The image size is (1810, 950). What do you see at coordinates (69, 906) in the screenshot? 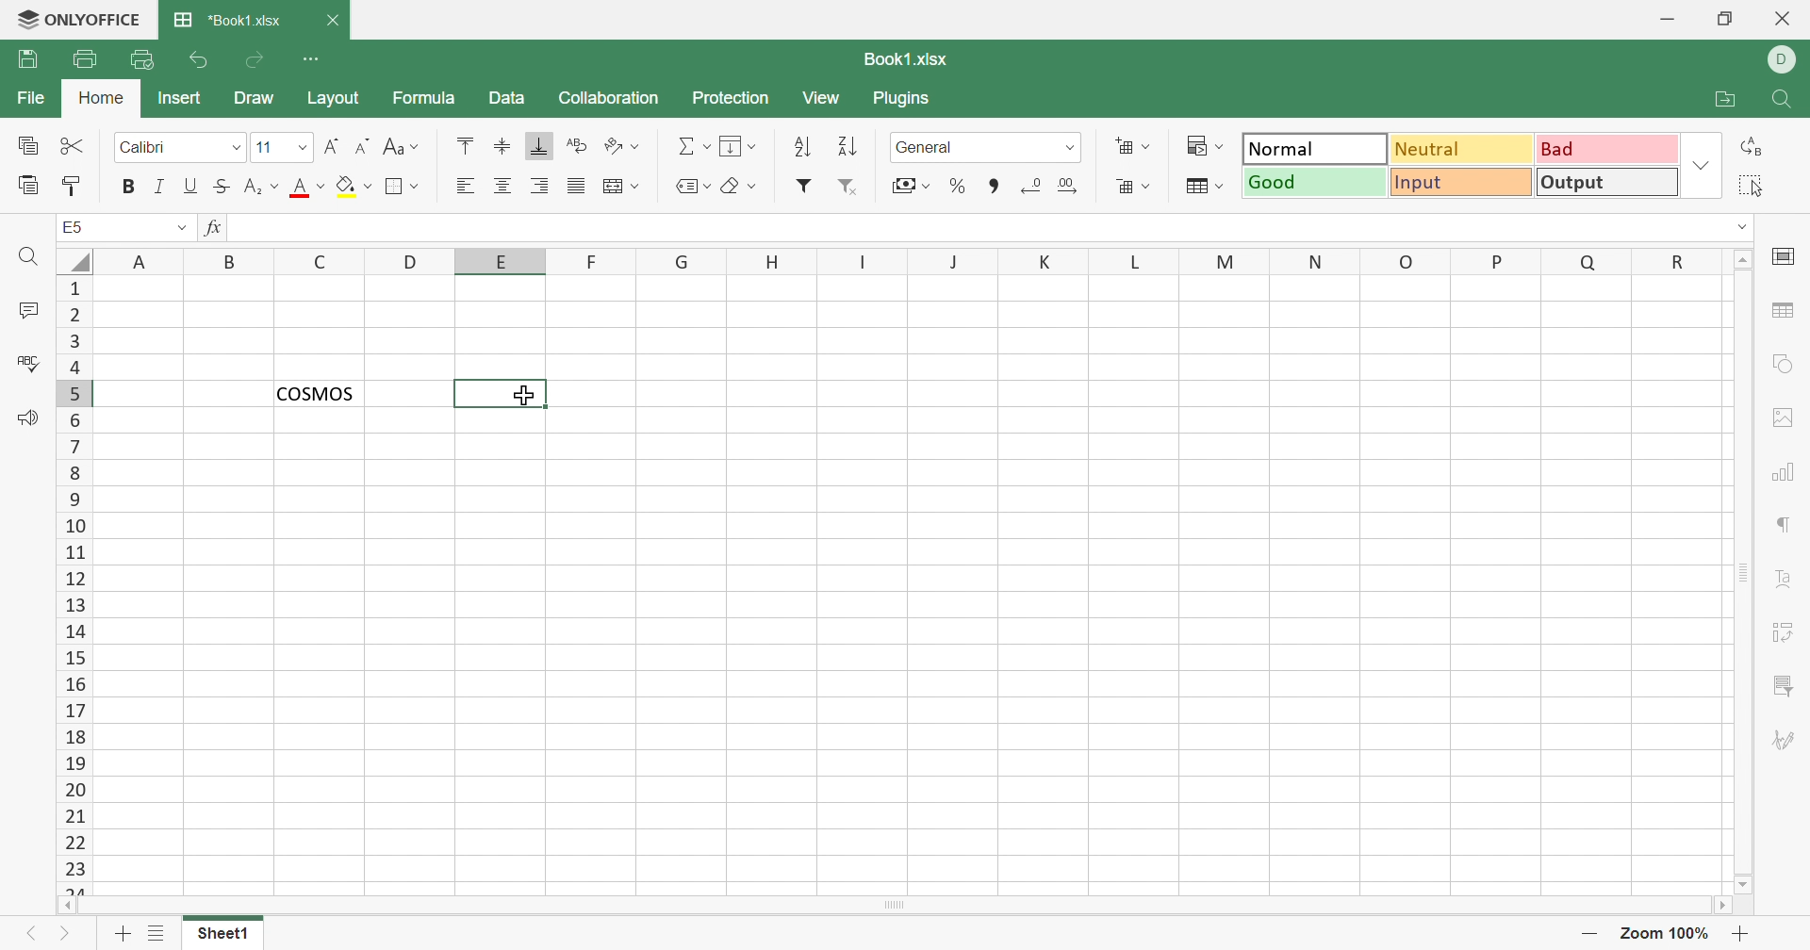
I see `Scroll left` at bounding box center [69, 906].